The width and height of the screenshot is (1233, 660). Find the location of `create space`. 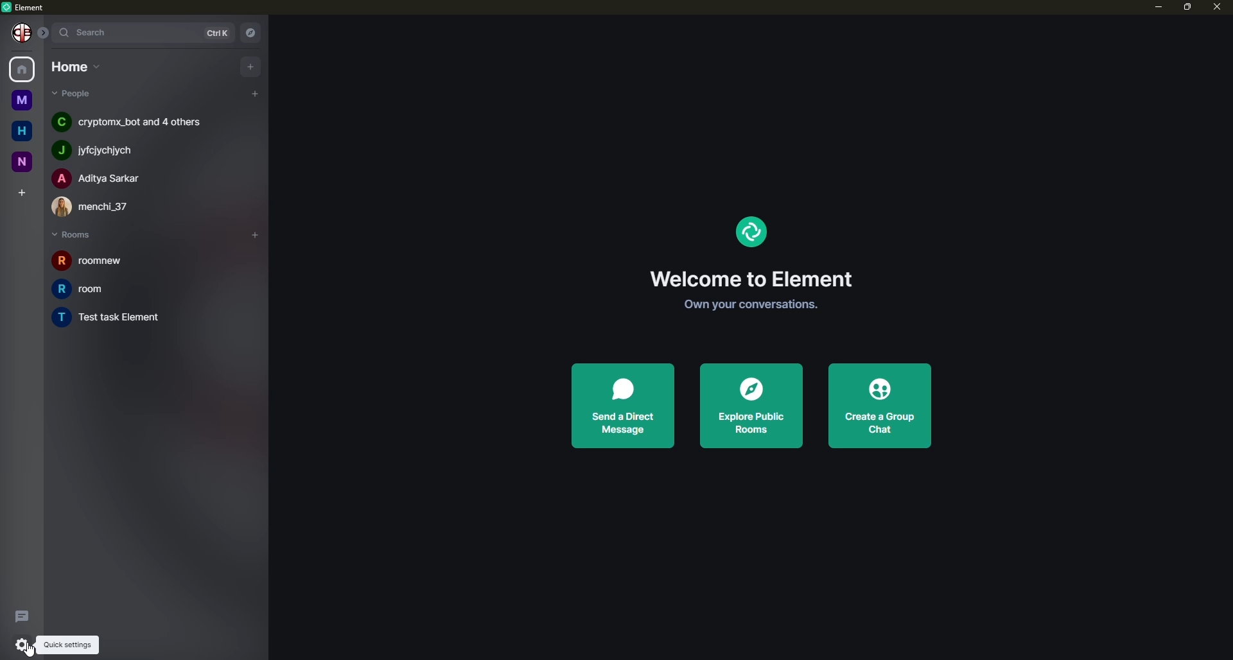

create space is located at coordinates (20, 189).